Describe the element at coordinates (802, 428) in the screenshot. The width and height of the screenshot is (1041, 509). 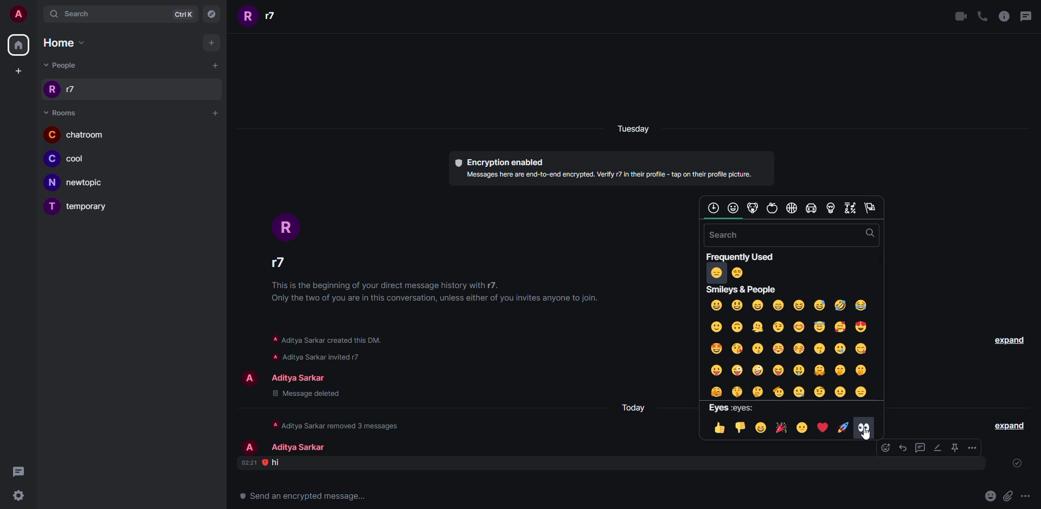
I see `sad` at that location.